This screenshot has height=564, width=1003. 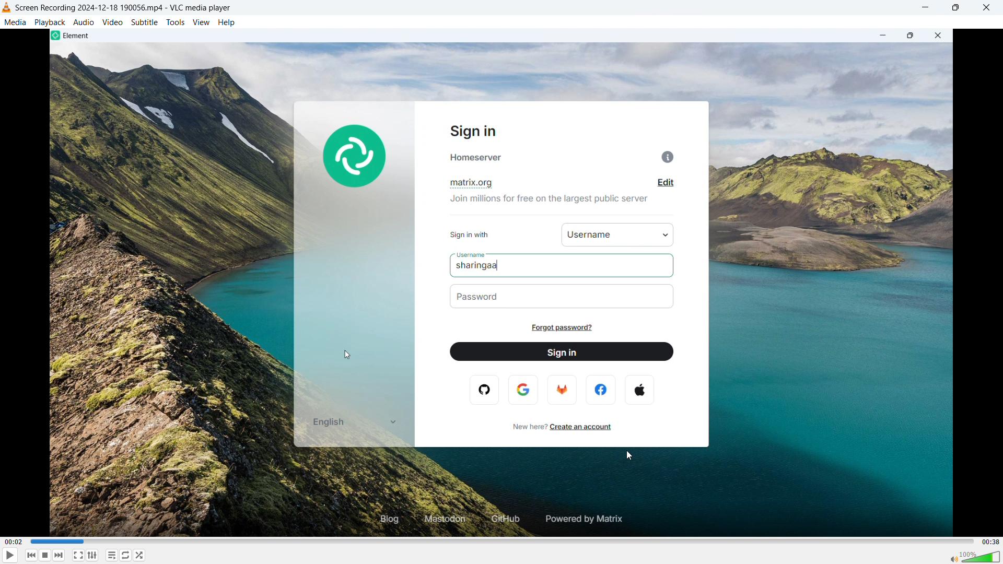 What do you see at coordinates (145, 22) in the screenshot?
I see `Subtitle ` at bounding box center [145, 22].